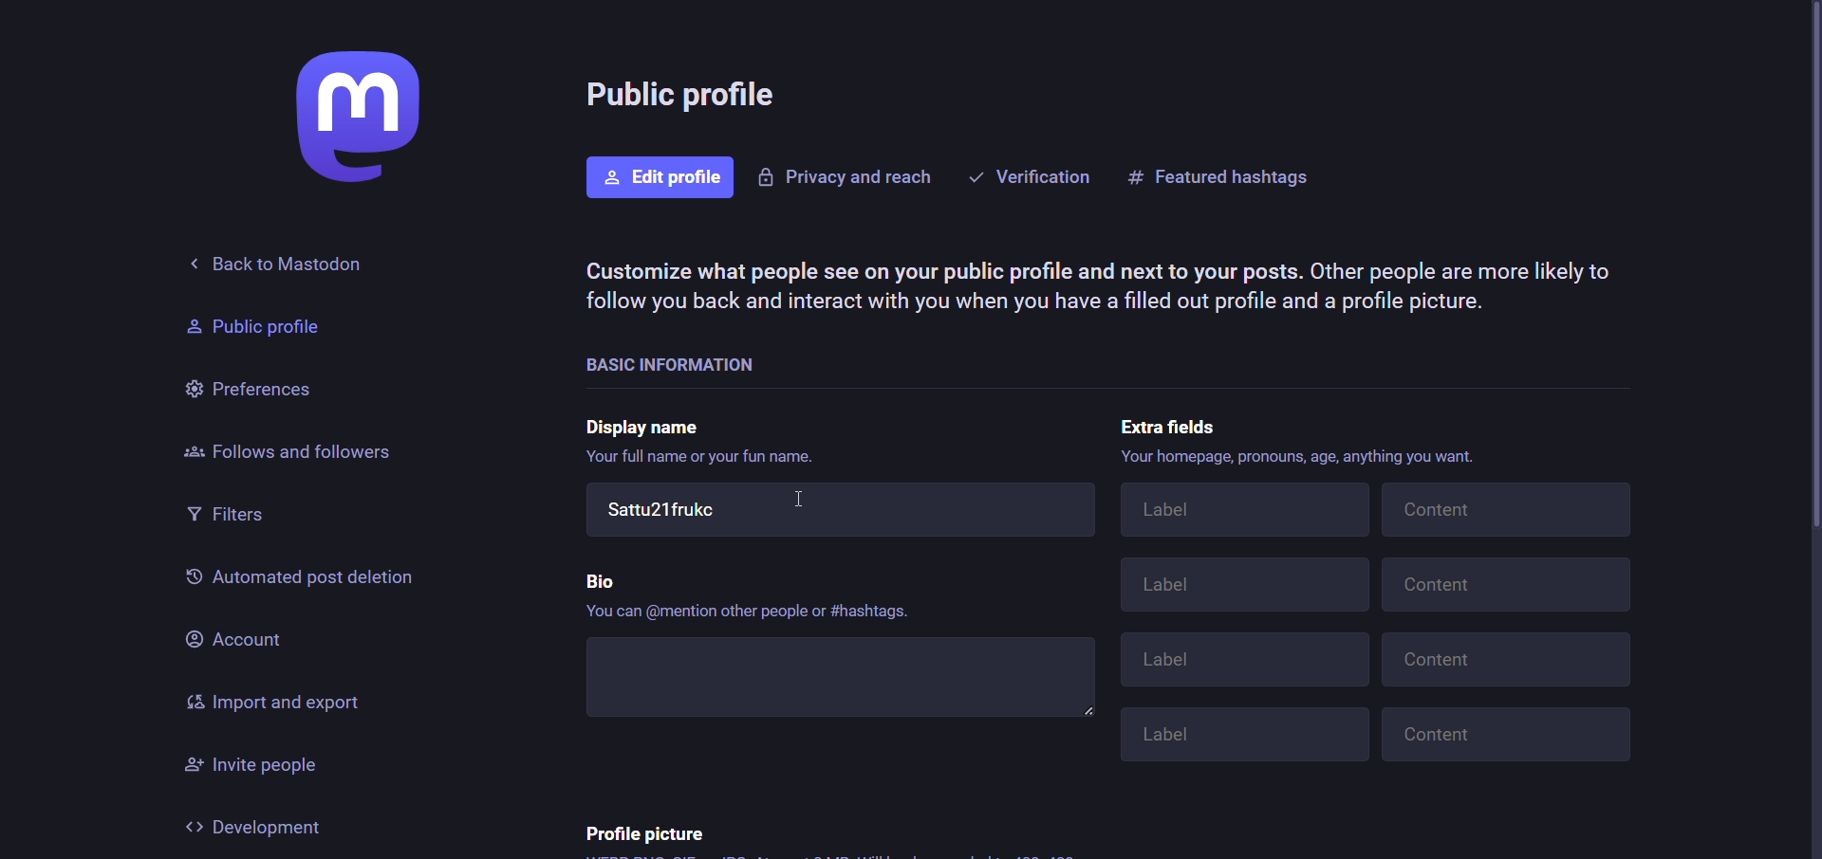 The height and width of the screenshot is (859, 1822). What do you see at coordinates (258, 827) in the screenshot?
I see `development` at bounding box center [258, 827].